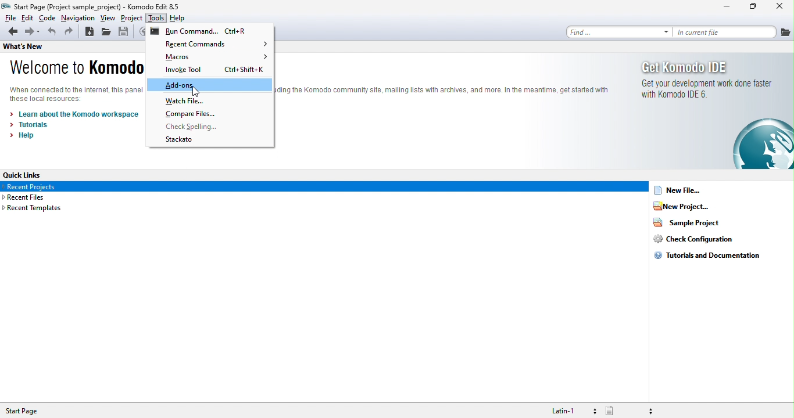 The height and width of the screenshot is (418, 794). I want to click on in current file, so click(725, 33).